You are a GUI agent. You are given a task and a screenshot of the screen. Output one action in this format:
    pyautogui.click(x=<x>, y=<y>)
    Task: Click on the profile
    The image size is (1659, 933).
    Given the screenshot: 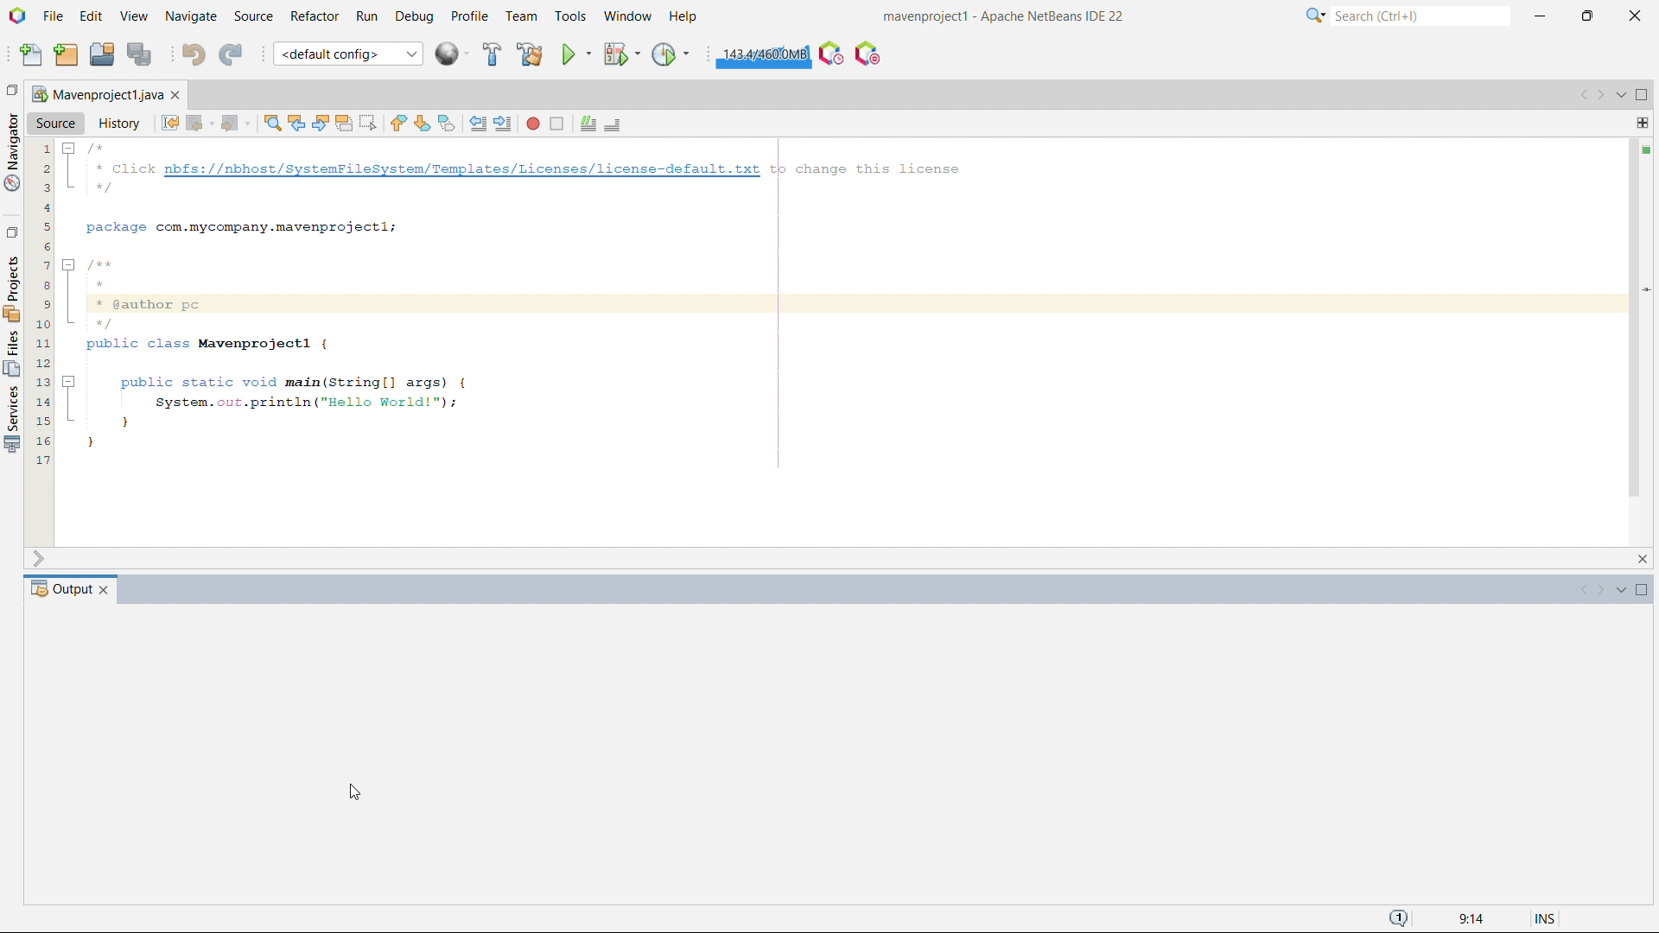 What is the action you would take?
    pyautogui.click(x=469, y=17)
    